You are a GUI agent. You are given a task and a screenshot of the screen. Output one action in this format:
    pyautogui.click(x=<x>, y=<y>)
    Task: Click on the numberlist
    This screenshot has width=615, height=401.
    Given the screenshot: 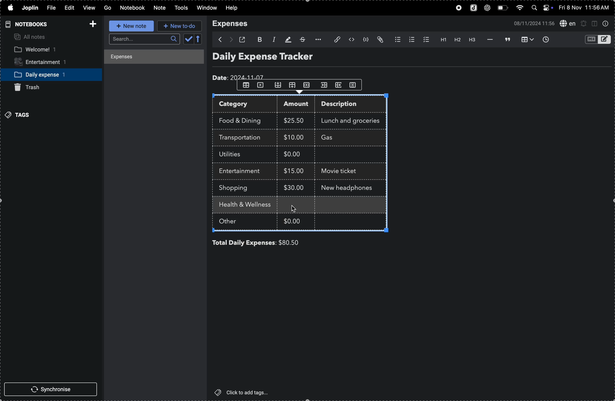 What is the action you would take?
    pyautogui.click(x=411, y=40)
    